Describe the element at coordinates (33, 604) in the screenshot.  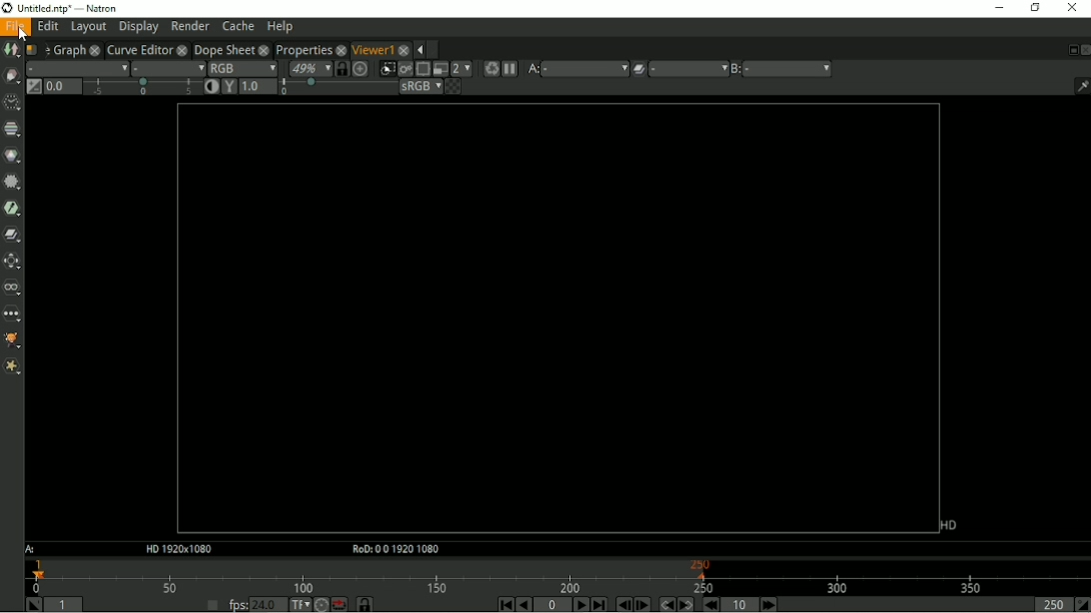
I see `Set playback in point` at that location.